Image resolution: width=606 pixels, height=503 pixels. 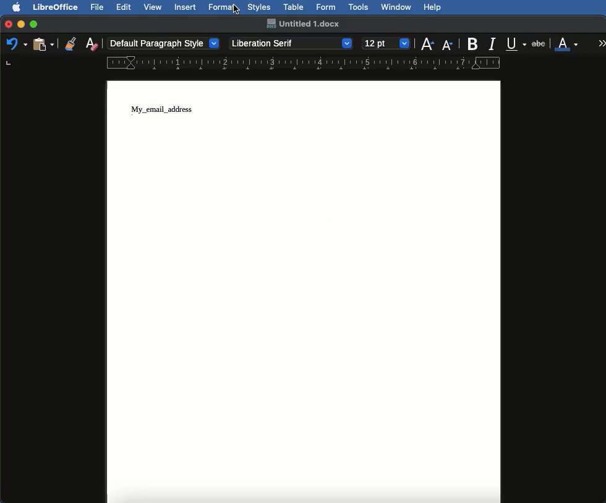 I want to click on Italics, so click(x=494, y=43).